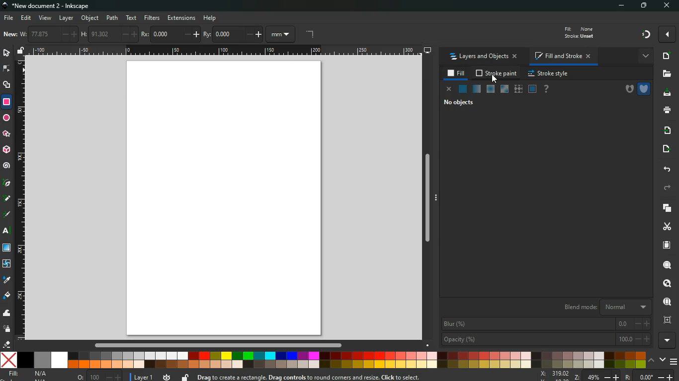  I want to click on more, so click(668, 34).